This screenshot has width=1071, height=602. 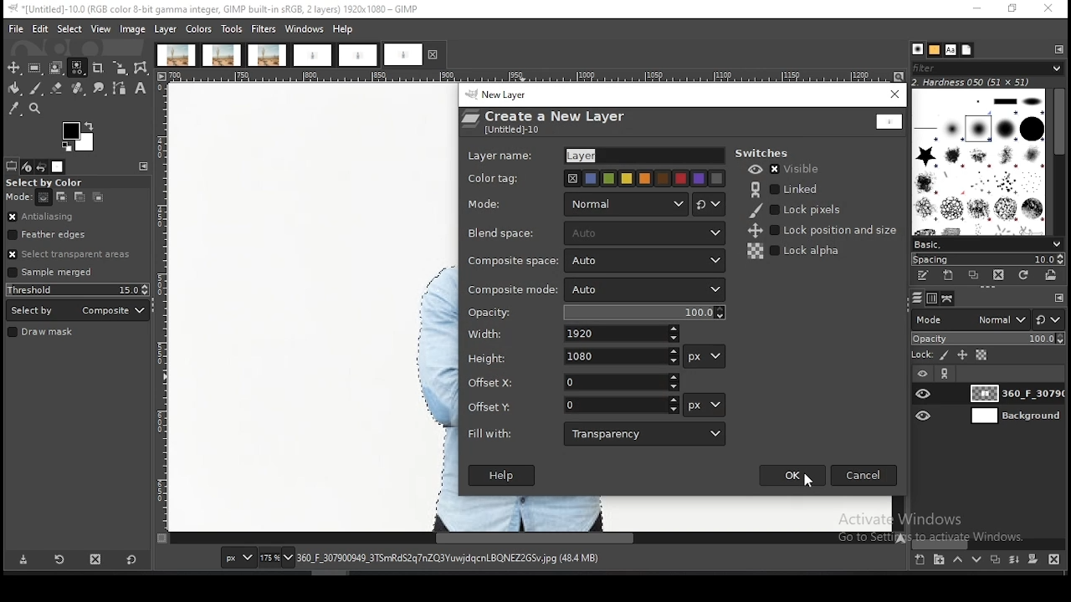 What do you see at coordinates (50, 273) in the screenshot?
I see `sample merged` at bounding box center [50, 273].